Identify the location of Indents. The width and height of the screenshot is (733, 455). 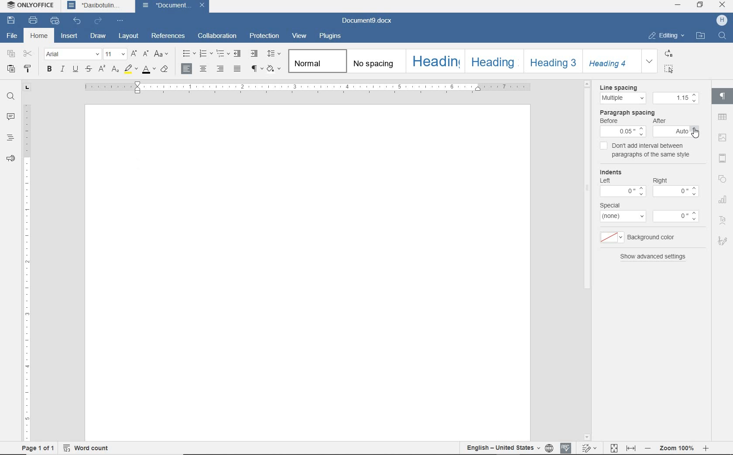
(610, 170).